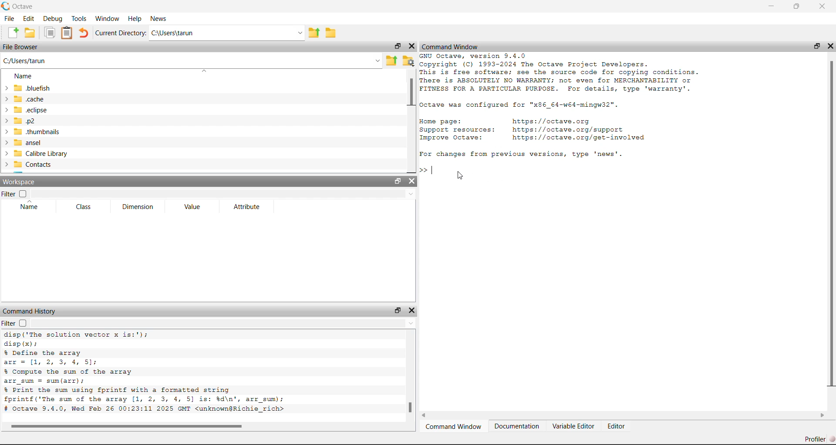 Image resolution: width=836 pixels, height=445 pixels. What do you see at coordinates (36, 154) in the screenshot?
I see `Calibre Library` at bounding box center [36, 154].